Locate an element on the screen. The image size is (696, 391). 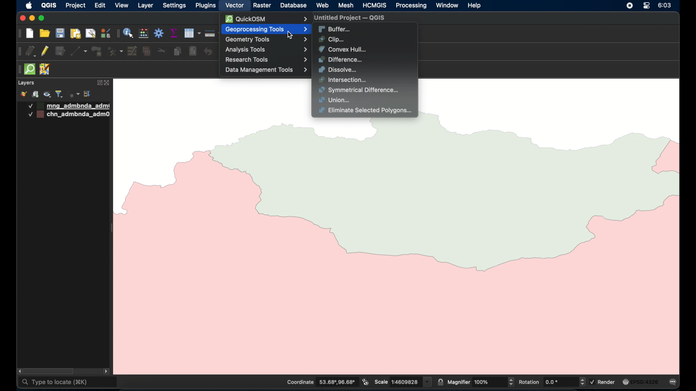
geometry tools is located at coordinates (267, 40).